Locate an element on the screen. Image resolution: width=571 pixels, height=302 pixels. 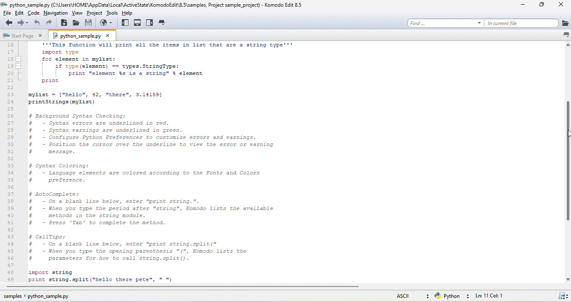
project is located at coordinates (95, 13).